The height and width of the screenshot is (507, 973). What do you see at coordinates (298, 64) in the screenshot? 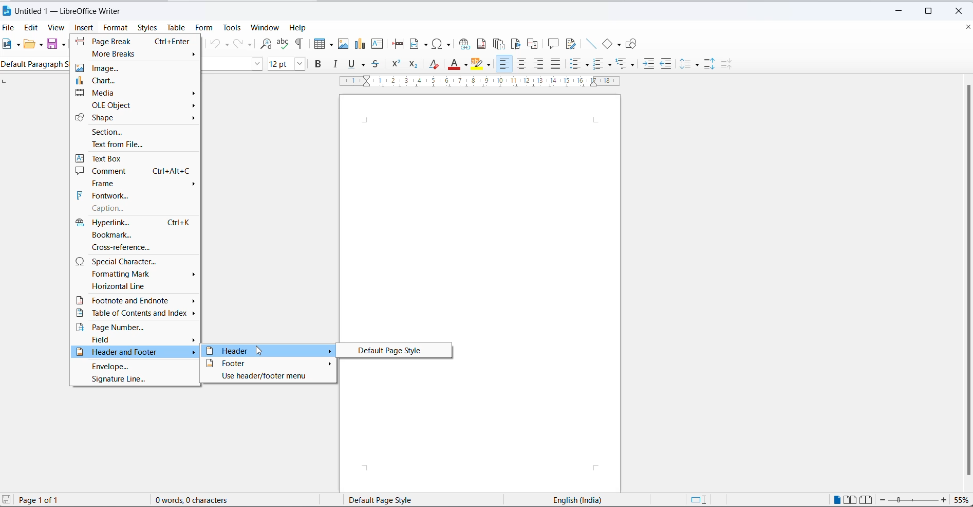
I see `font size options` at bounding box center [298, 64].